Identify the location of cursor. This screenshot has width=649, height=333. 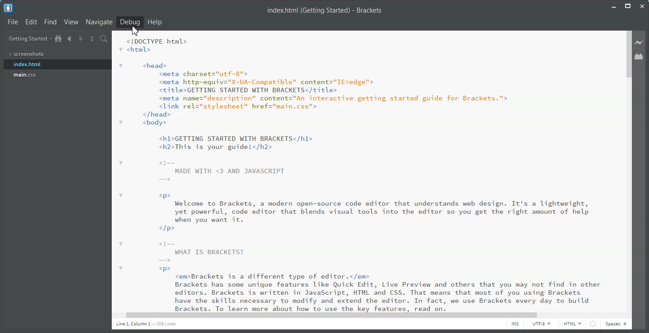
(135, 32).